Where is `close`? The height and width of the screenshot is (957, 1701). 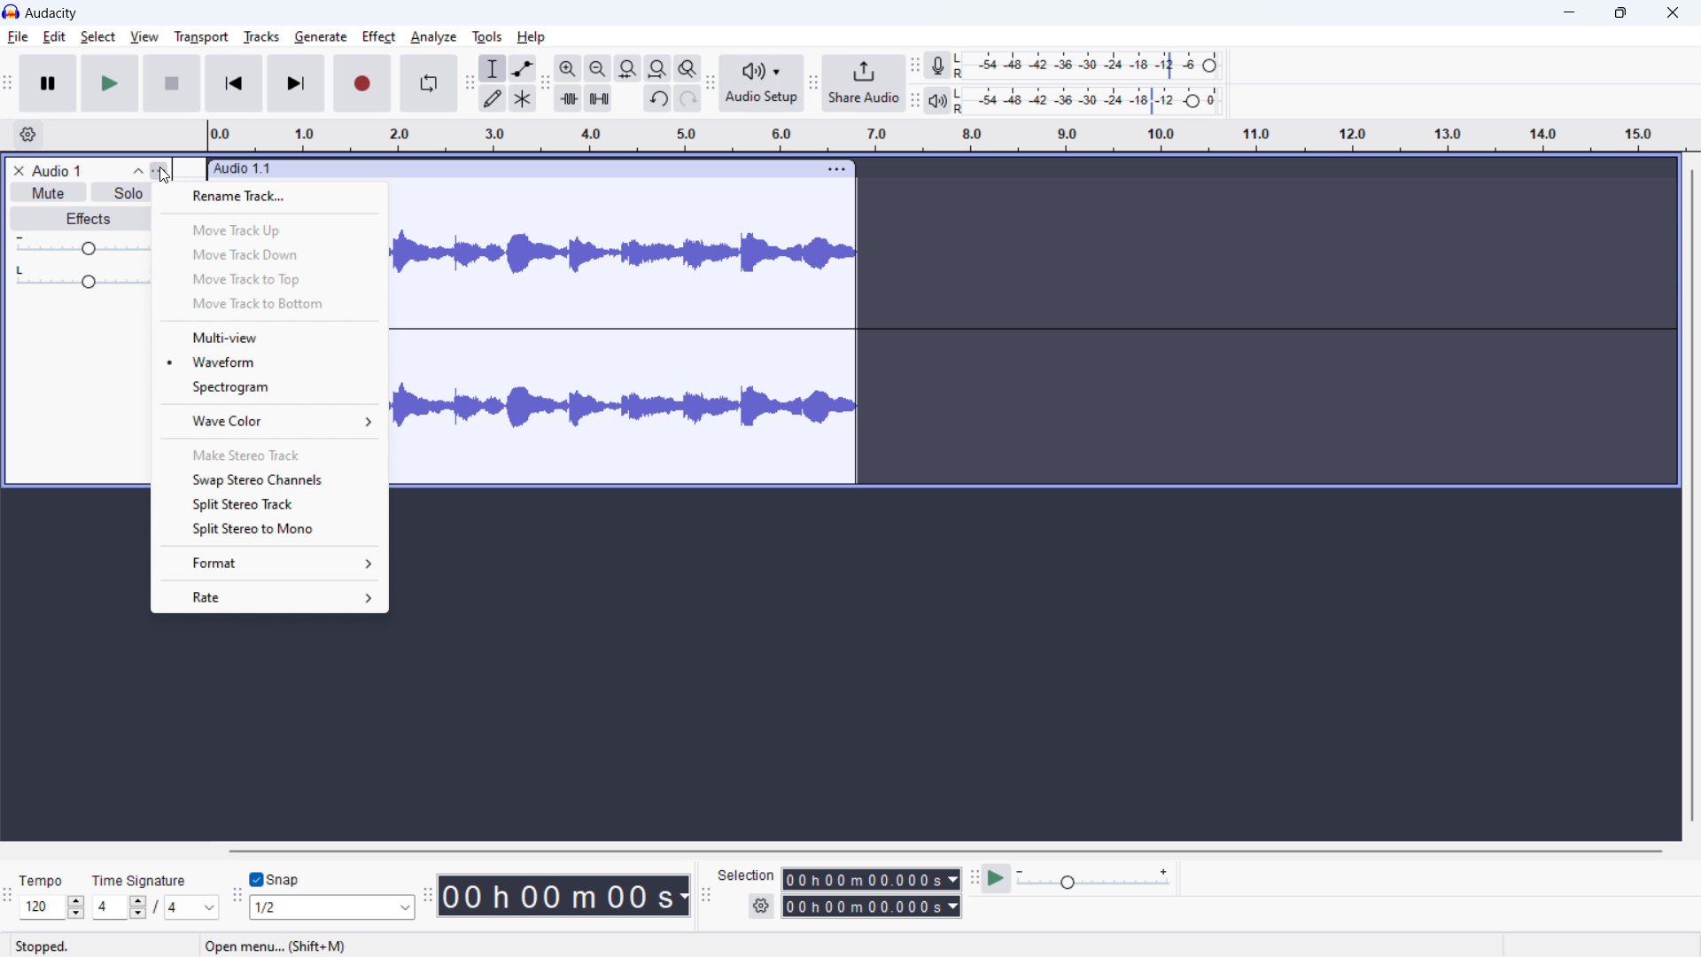 close is located at coordinates (1674, 13).